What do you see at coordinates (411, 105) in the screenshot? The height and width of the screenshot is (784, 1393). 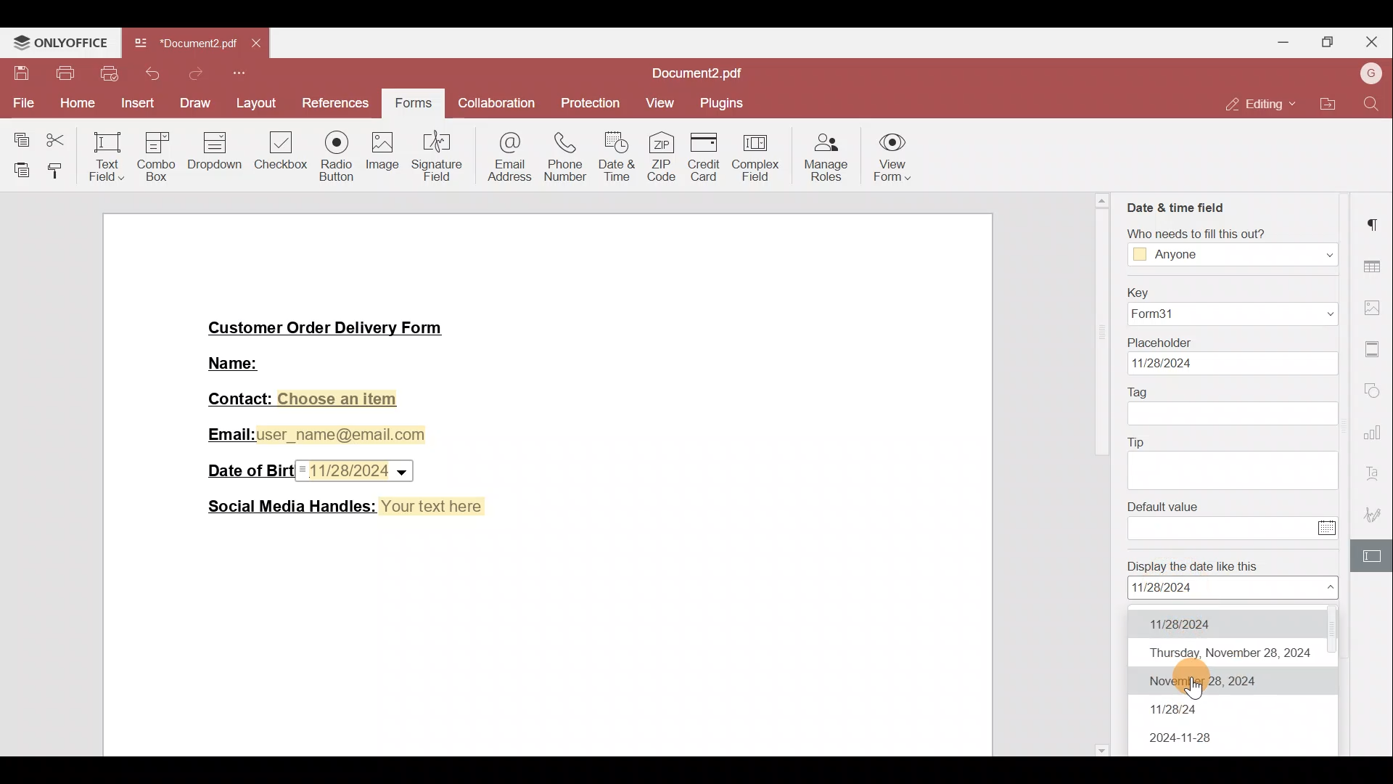 I see `Forms` at bounding box center [411, 105].